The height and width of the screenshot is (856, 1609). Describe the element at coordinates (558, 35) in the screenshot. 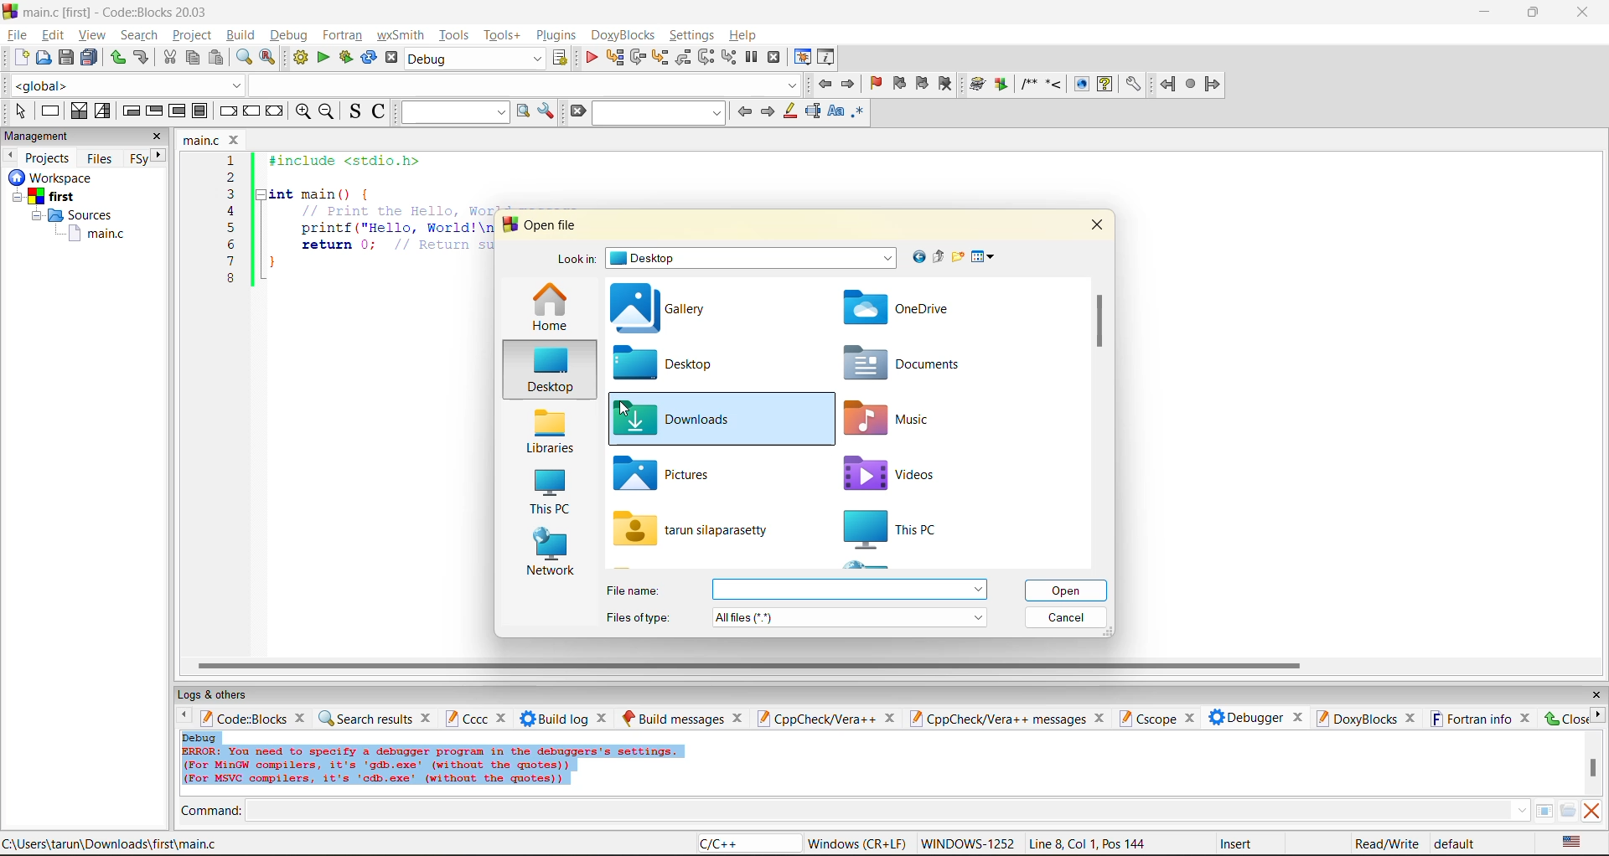

I see `plugins` at that location.